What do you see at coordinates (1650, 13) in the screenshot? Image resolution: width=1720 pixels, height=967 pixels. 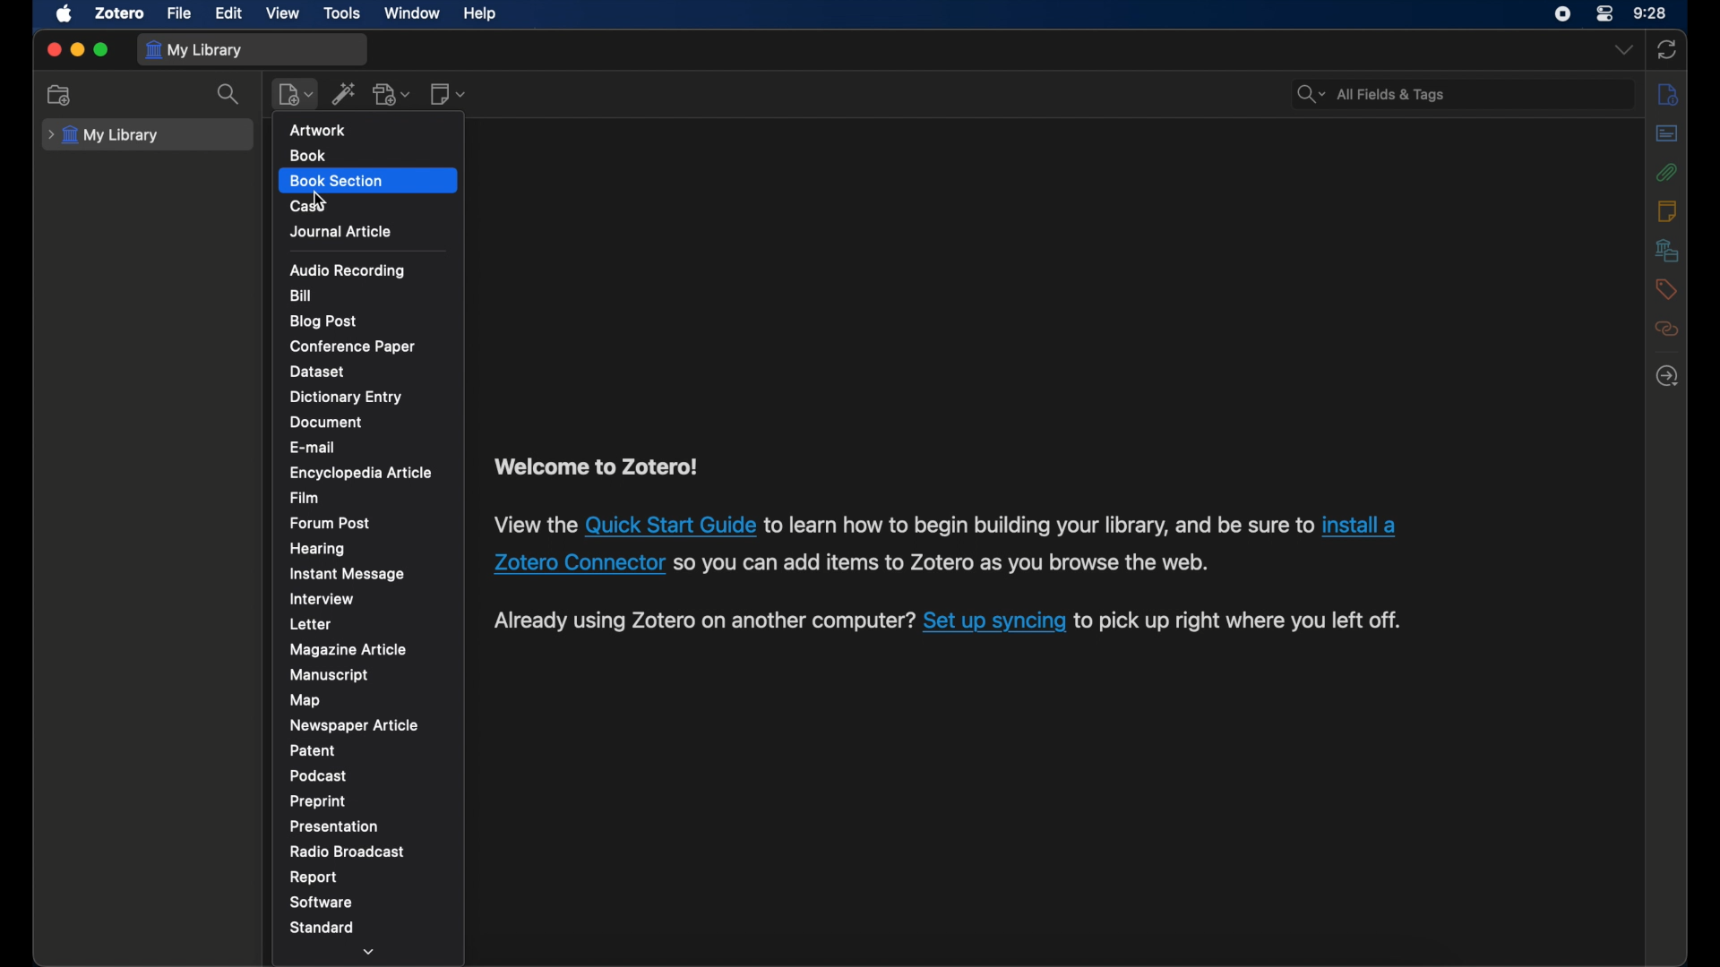 I see `time` at bounding box center [1650, 13].